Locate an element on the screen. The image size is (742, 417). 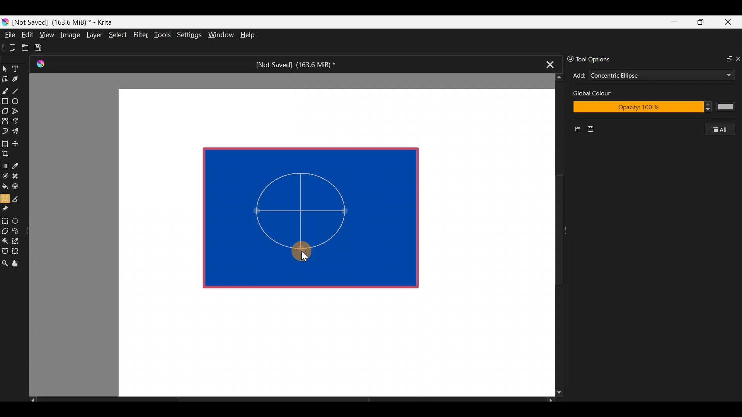
Polygonal section tool is located at coordinates (5, 229).